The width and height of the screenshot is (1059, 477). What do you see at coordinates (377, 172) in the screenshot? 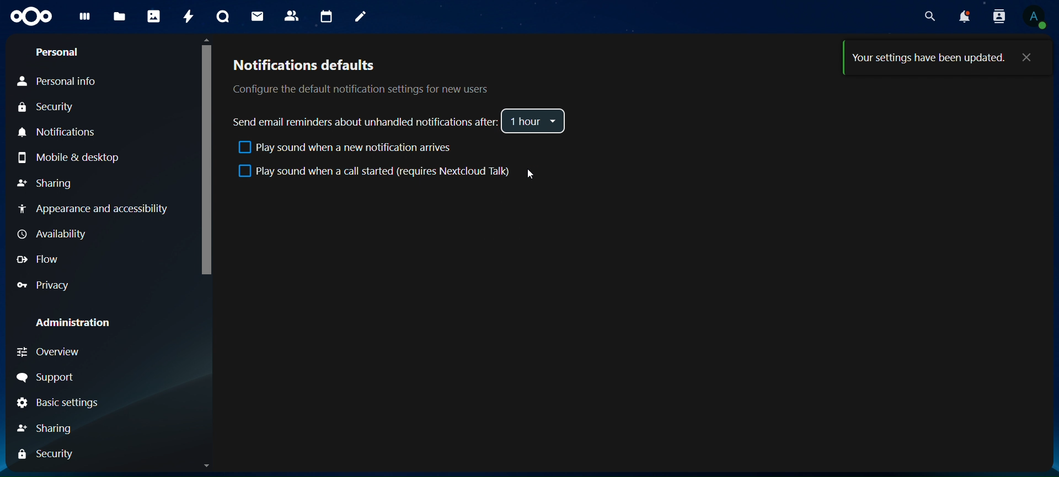
I see `play sound when a call started ` at bounding box center [377, 172].